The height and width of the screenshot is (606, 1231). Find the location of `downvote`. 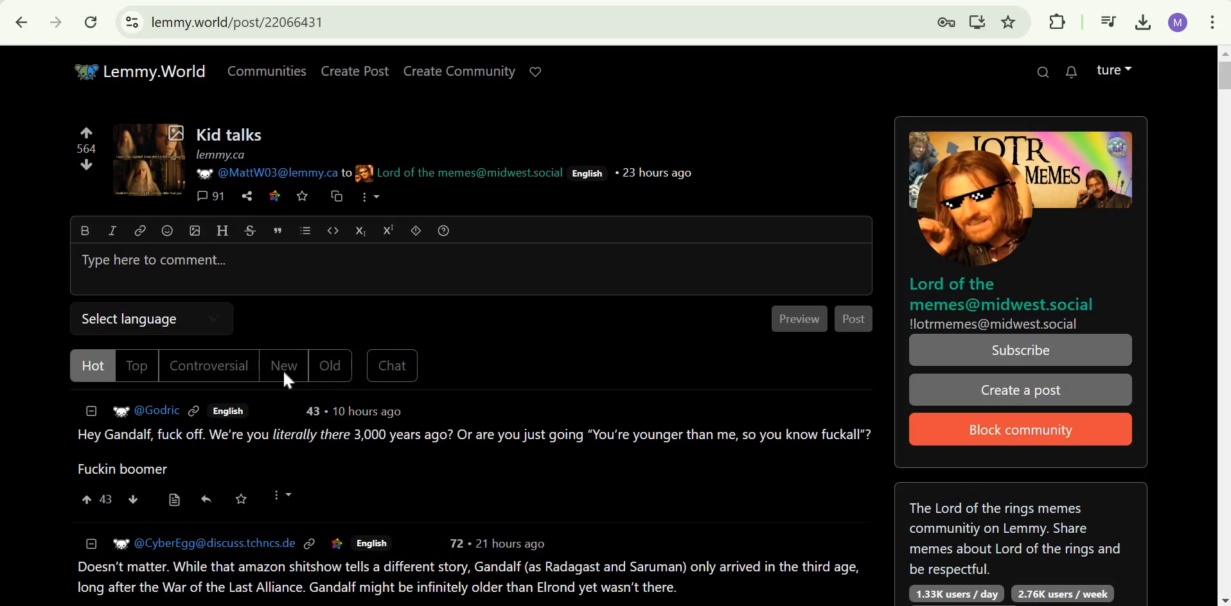

downvote is located at coordinates (87, 164).